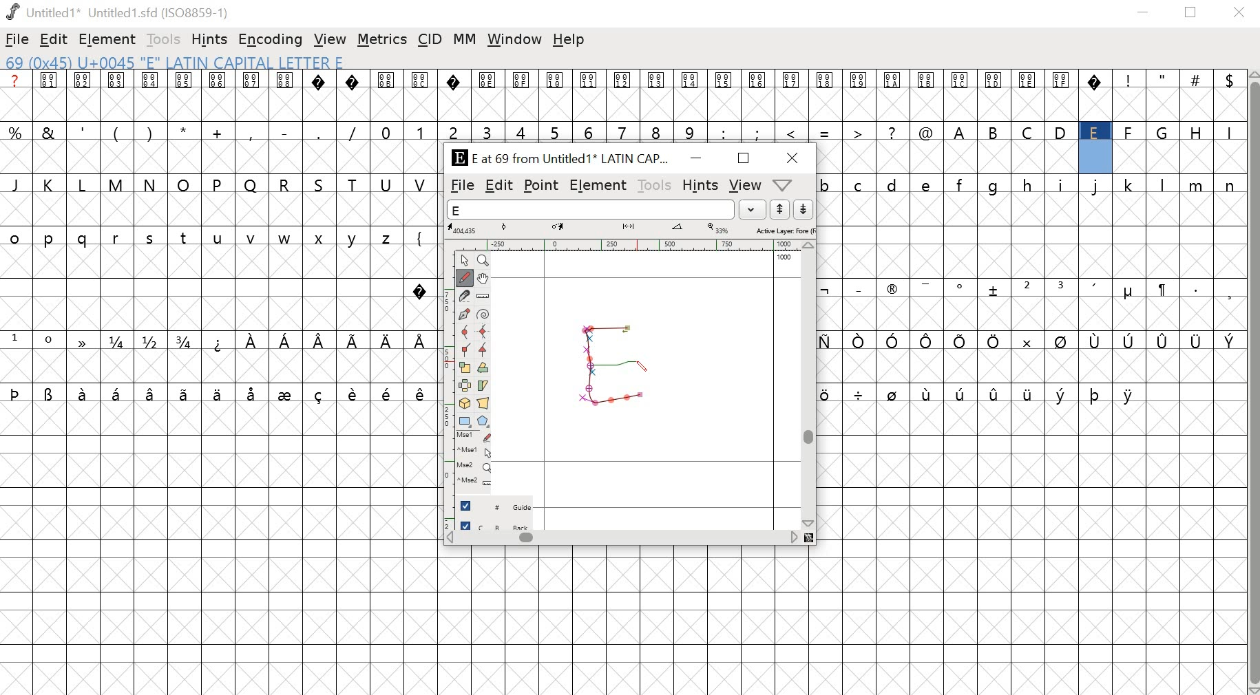 This screenshot has height=695, width=1260. Describe the element at coordinates (695, 160) in the screenshot. I see `minimize` at that location.